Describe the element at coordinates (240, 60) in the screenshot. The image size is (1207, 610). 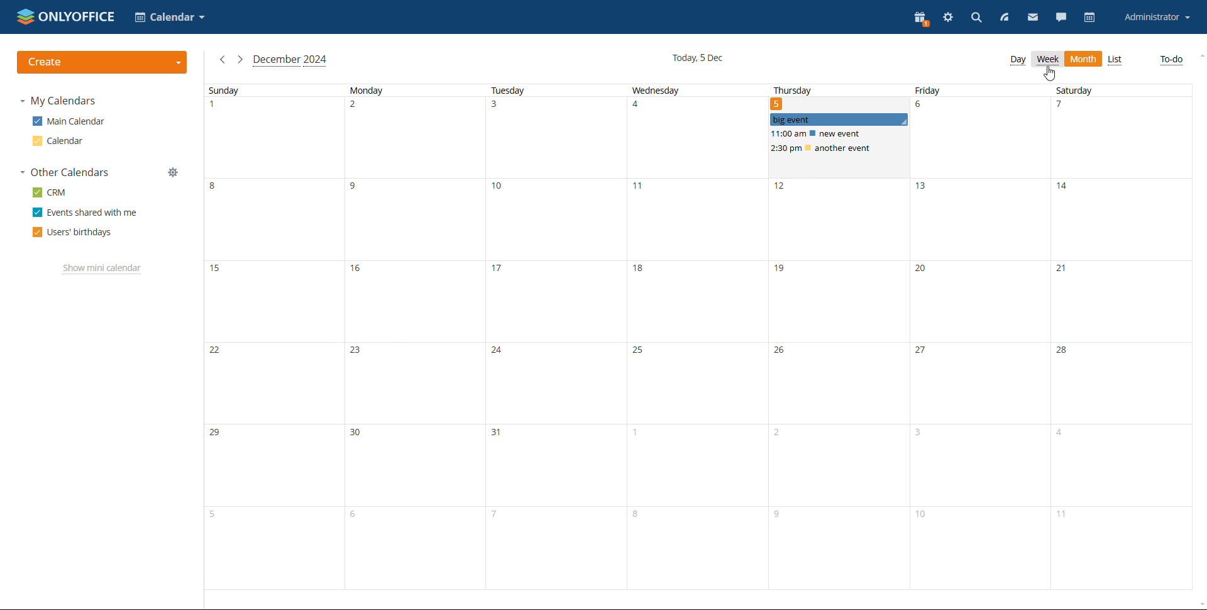
I see `next month` at that location.